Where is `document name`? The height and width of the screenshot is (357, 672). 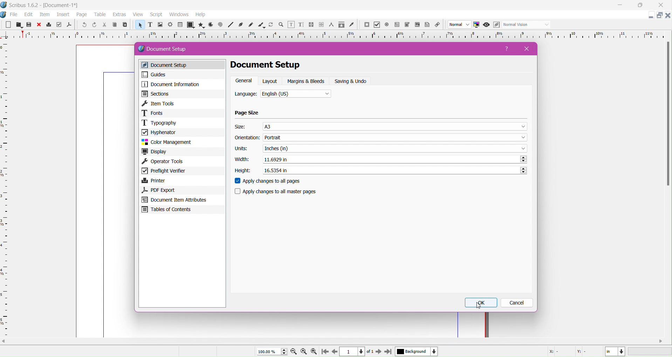
document name is located at coordinates (62, 6).